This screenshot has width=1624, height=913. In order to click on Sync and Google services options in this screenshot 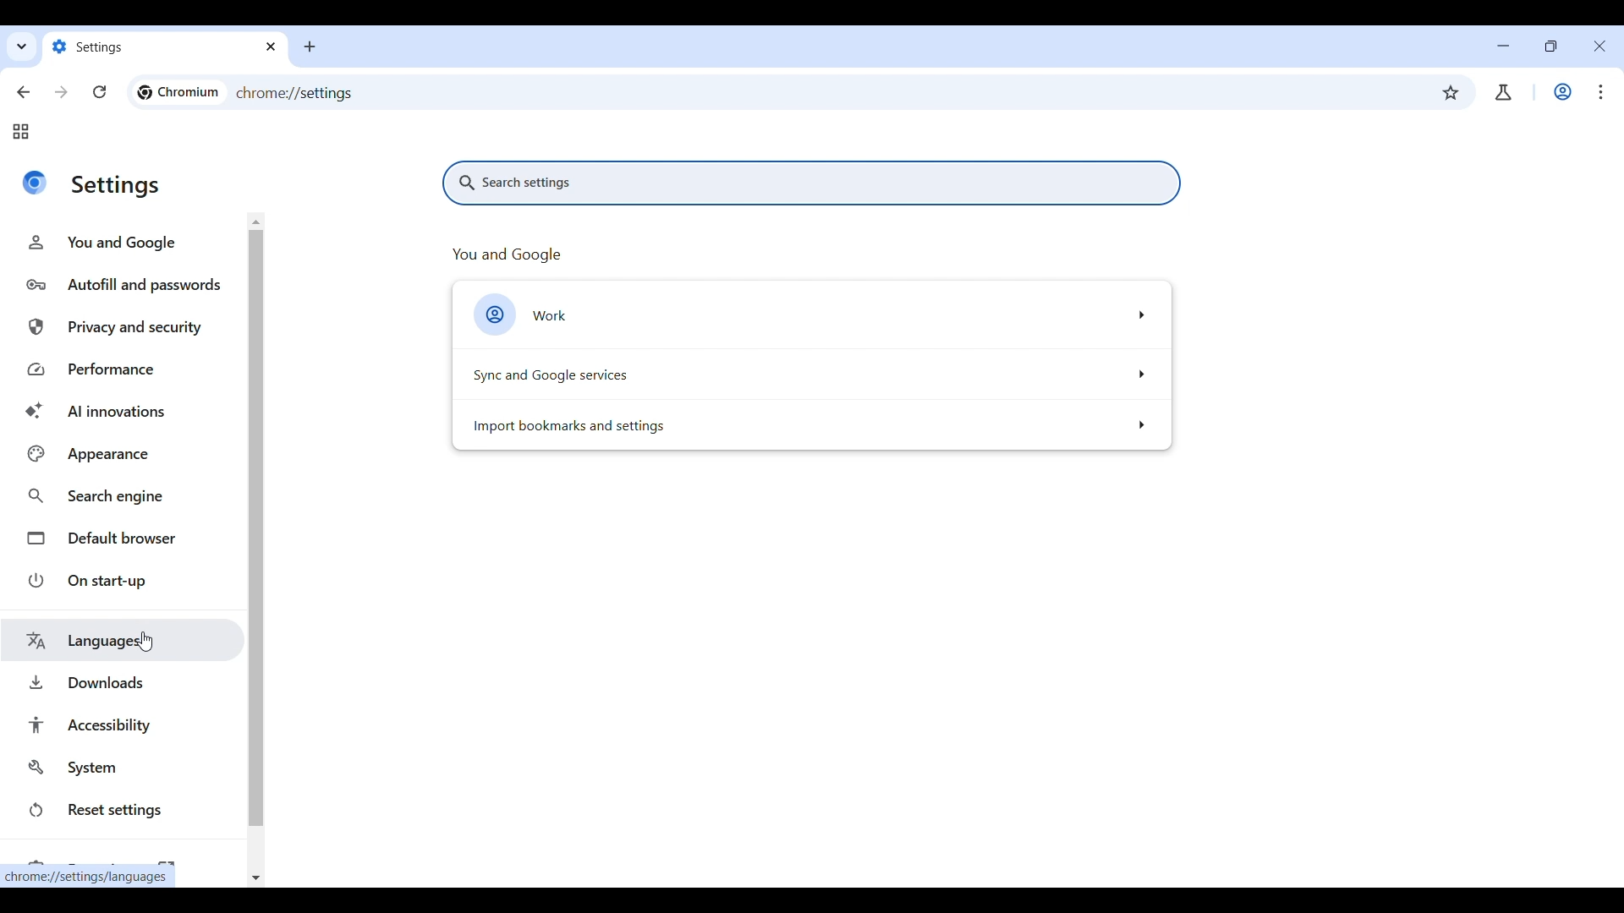, I will do `click(809, 374)`.